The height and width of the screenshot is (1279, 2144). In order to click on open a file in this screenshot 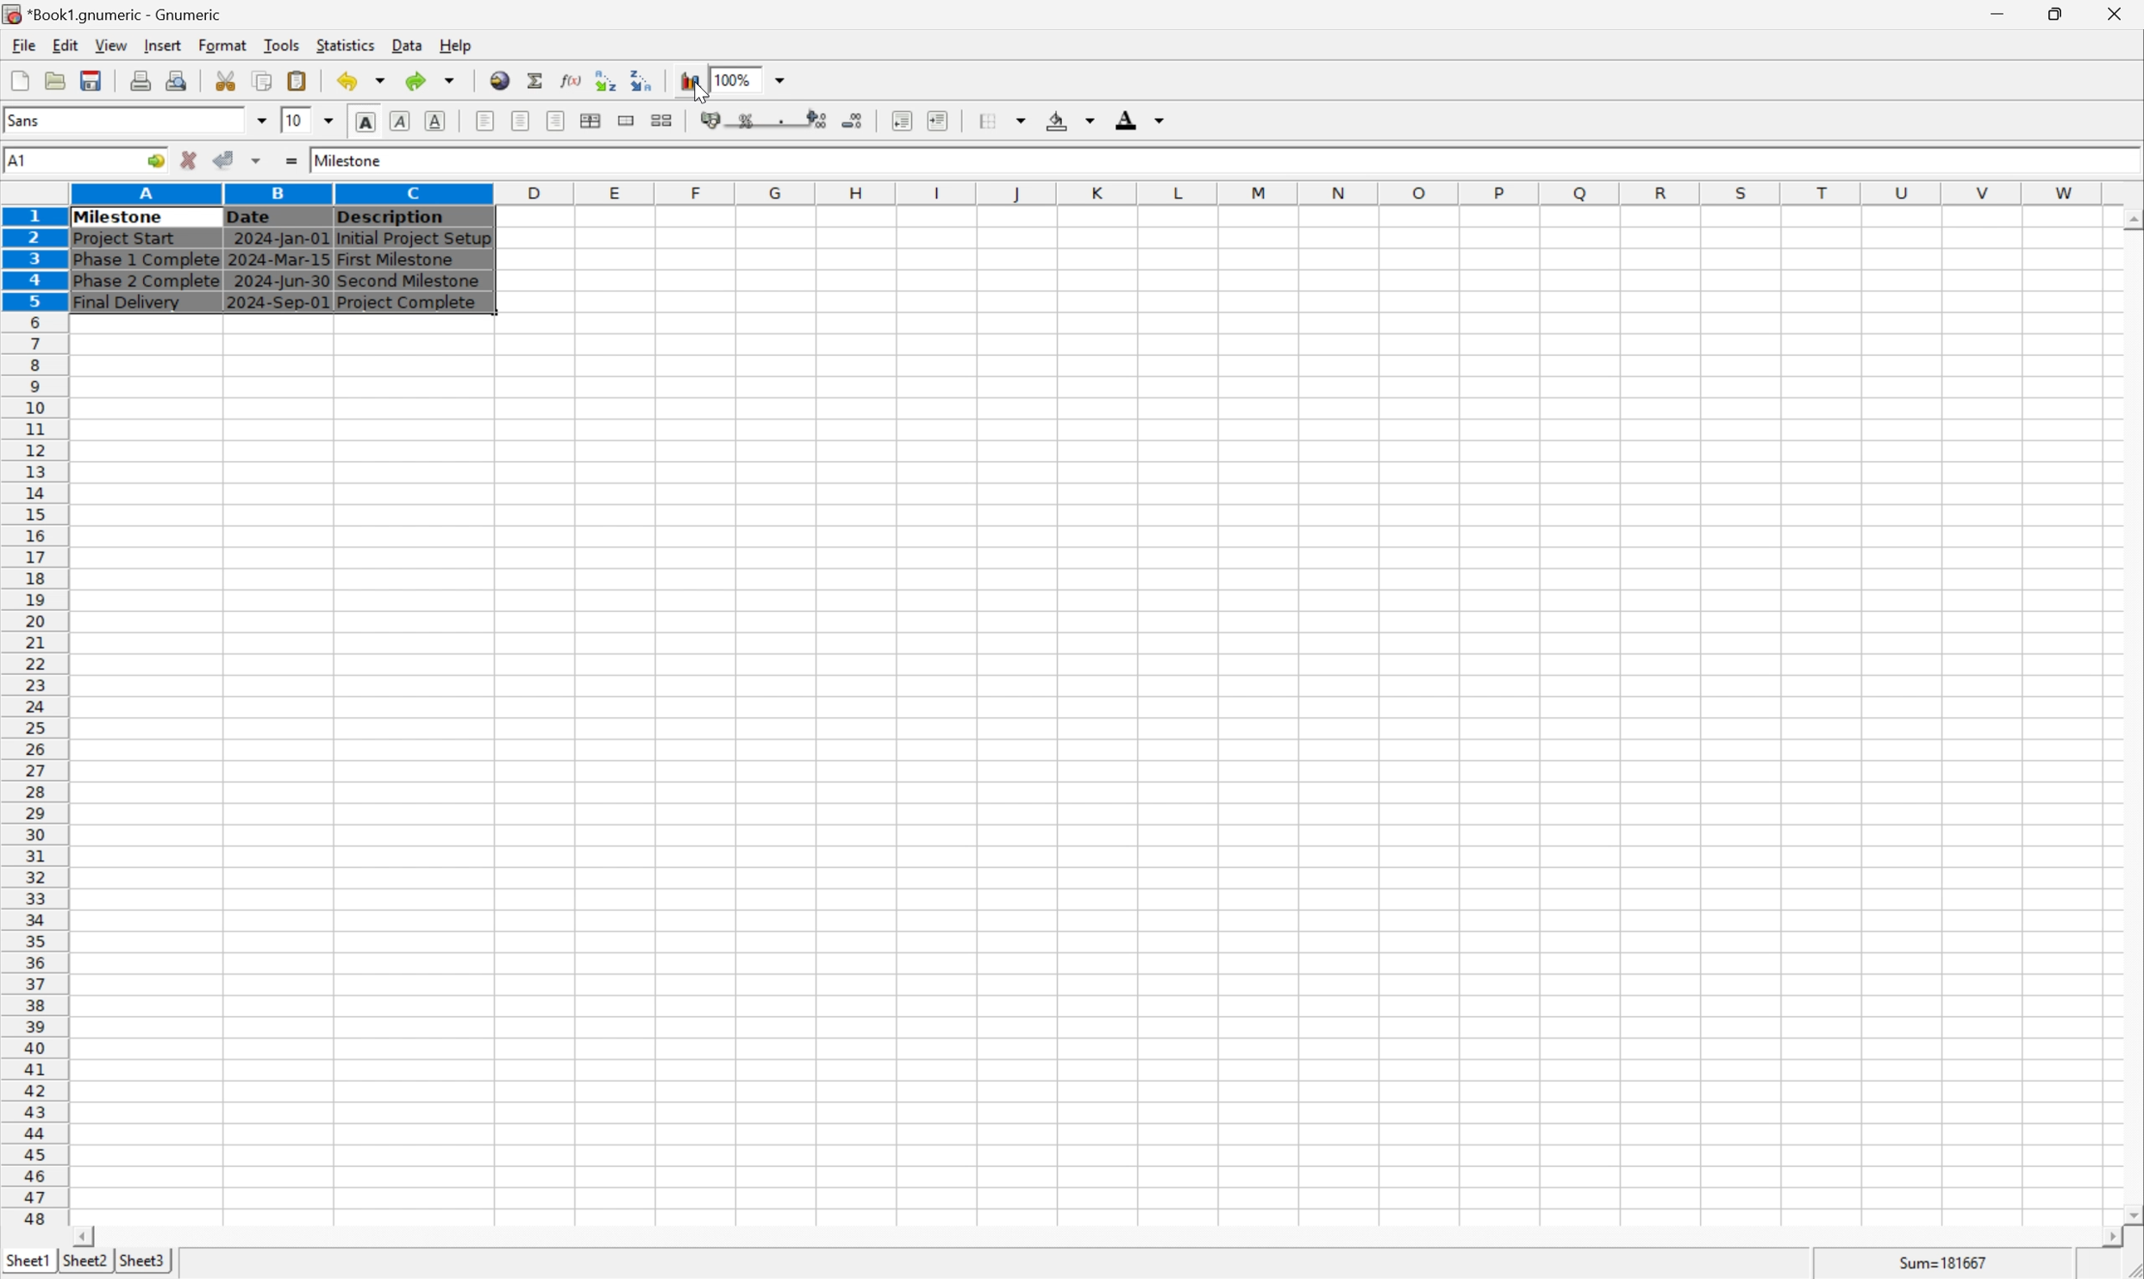, I will do `click(58, 80)`.